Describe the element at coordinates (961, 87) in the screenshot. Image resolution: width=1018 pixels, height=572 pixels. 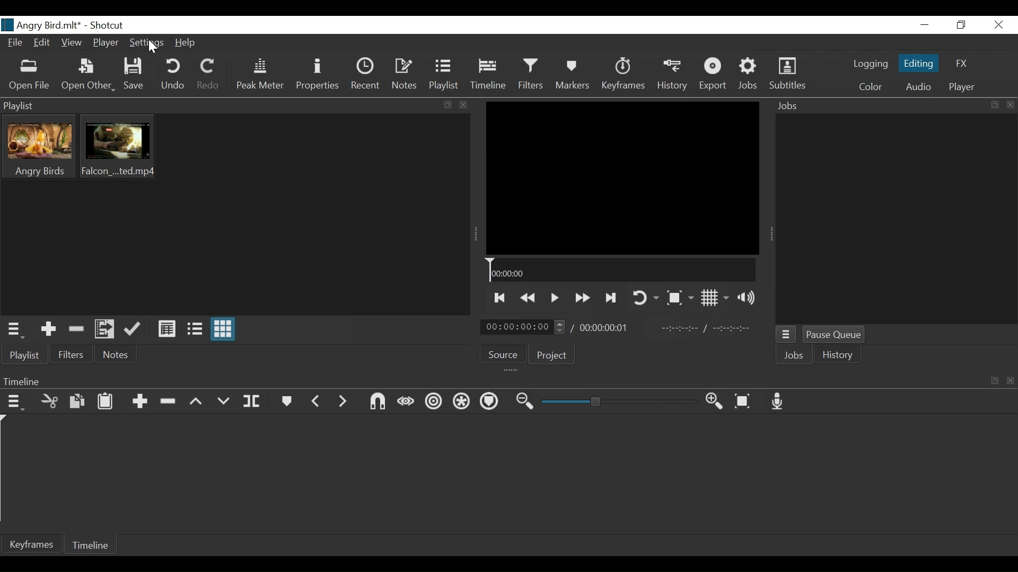
I see `Player` at that location.